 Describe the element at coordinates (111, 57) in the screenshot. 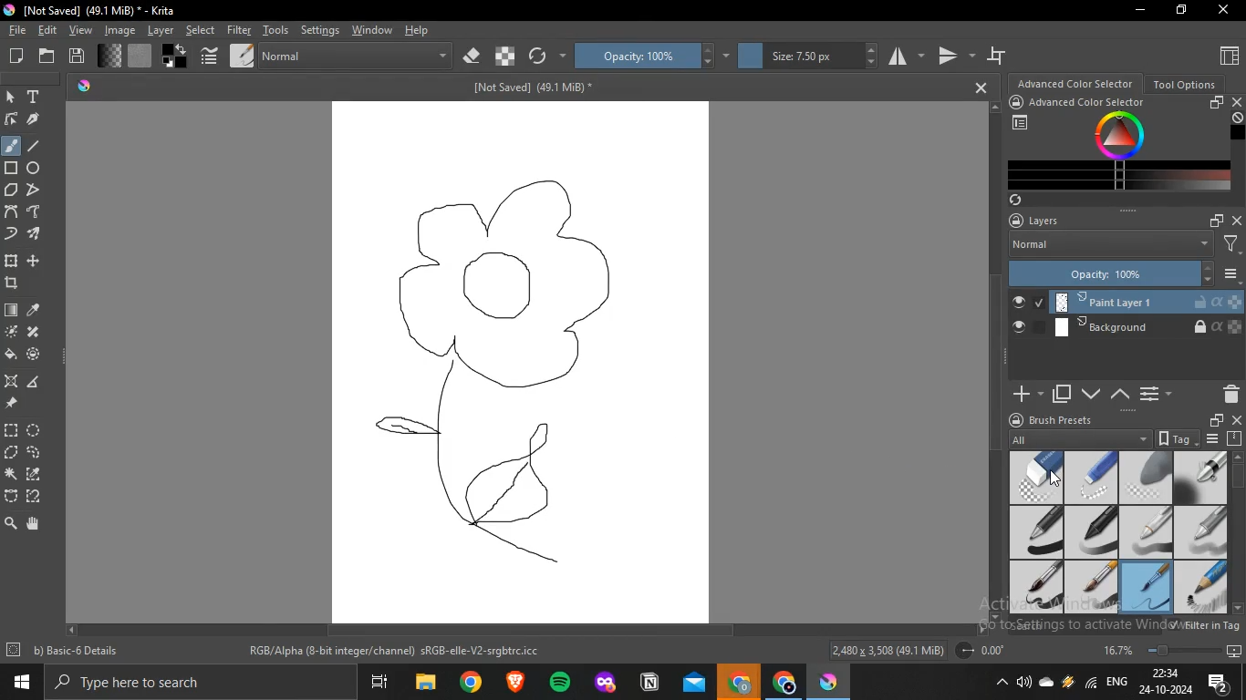

I see `fill gradients` at that location.